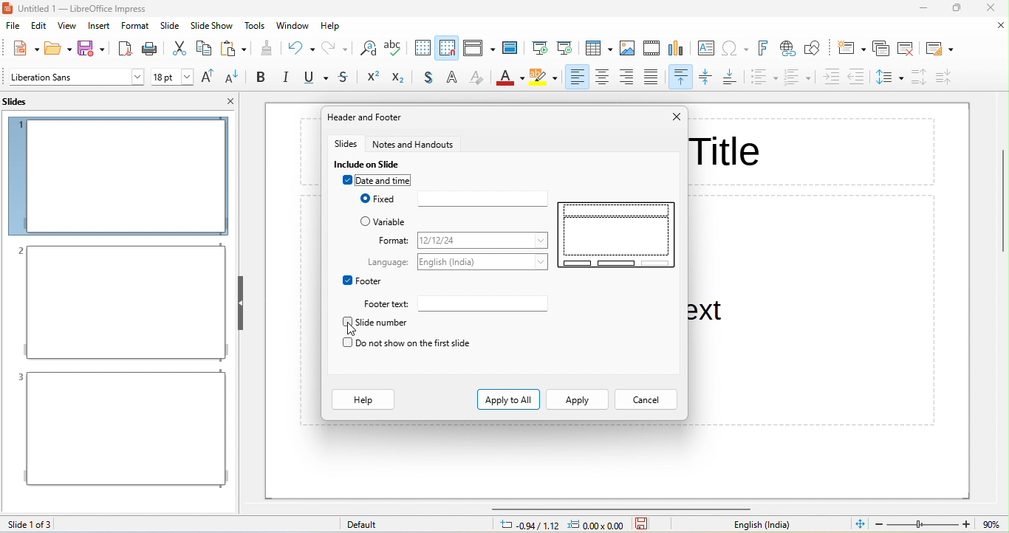  What do you see at coordinates (1001, 201) in the screenshot?
I see `vertical scroll bar` at bounding box center [1001, 201].